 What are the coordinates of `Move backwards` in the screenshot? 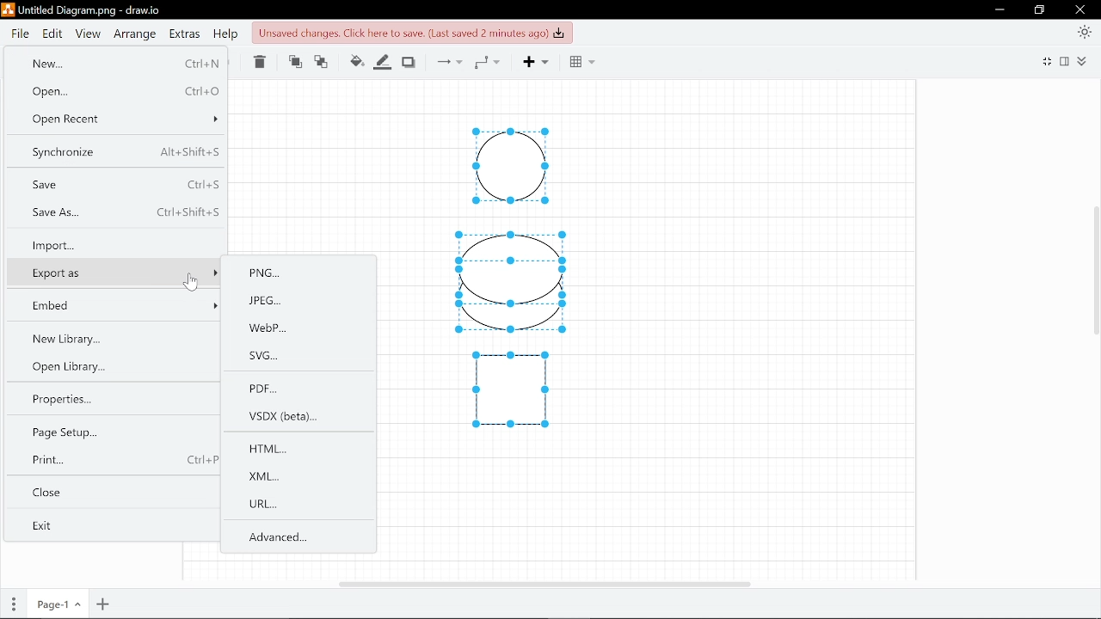 It's located at (323, 62).